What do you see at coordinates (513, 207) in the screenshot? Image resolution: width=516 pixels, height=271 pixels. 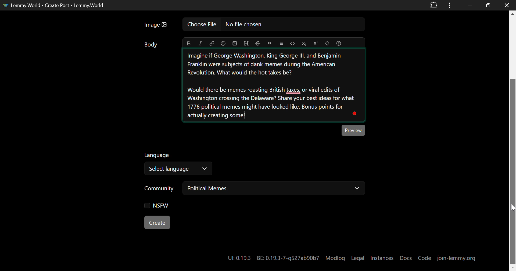 I see `DRAG_TO Cursor Position` at bounding box center [513, 207].